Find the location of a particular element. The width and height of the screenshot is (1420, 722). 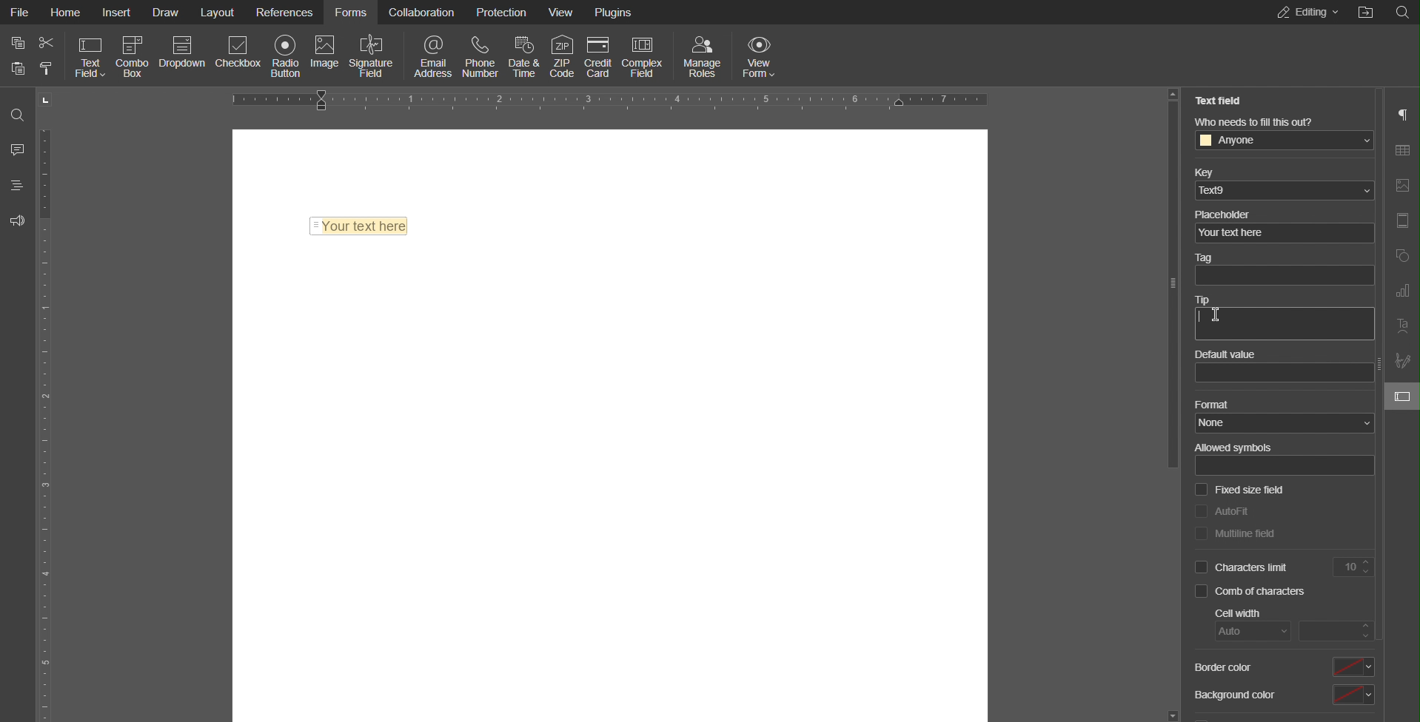

Home is located at coordinates (65, 11).